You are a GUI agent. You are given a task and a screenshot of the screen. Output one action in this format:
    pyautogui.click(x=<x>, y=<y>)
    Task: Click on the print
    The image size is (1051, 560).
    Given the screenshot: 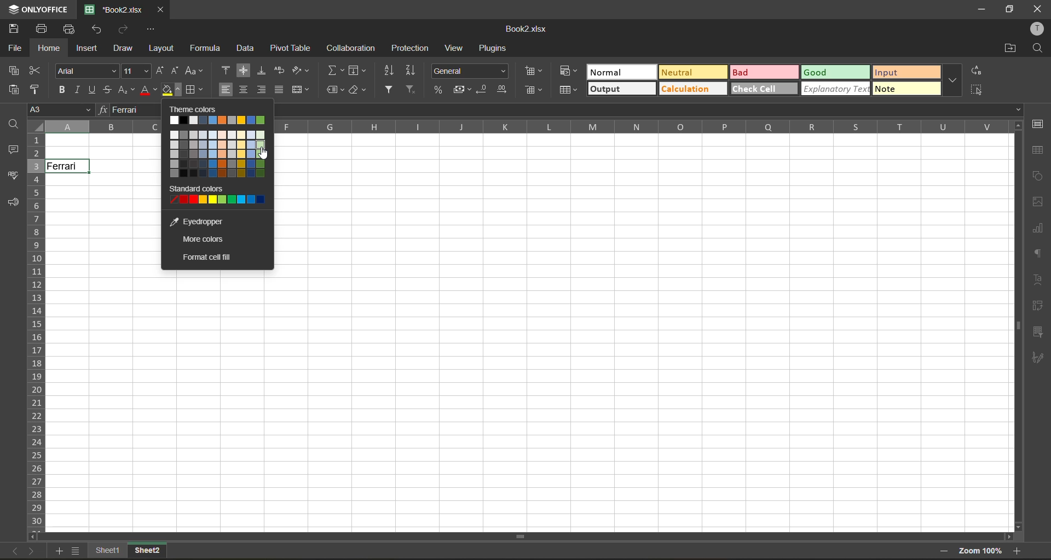 What is the action you would take?
    pyautogui.click(x=44, y=28)
    